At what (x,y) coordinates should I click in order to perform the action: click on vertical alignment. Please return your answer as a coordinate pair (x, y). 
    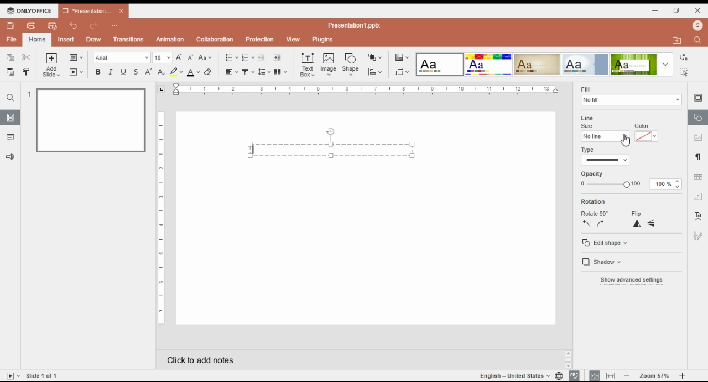
    Looking at the image, I should click on (248, 72).